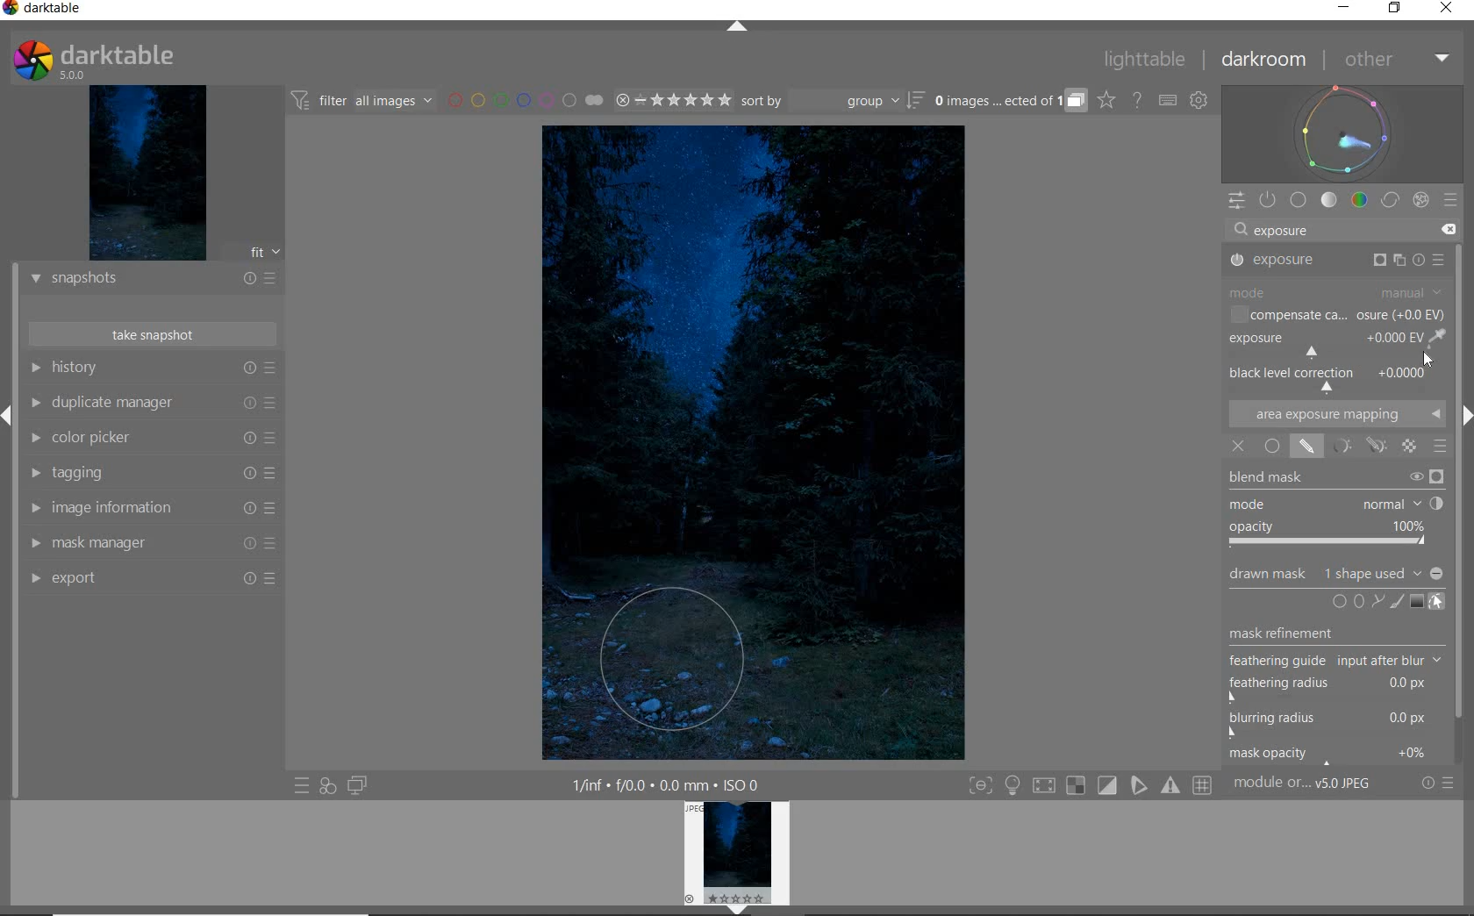 The width and height of the screenshot is (1474, 916). I want to click on COMPENSATE CA...OSURE, so click(1336, 314).